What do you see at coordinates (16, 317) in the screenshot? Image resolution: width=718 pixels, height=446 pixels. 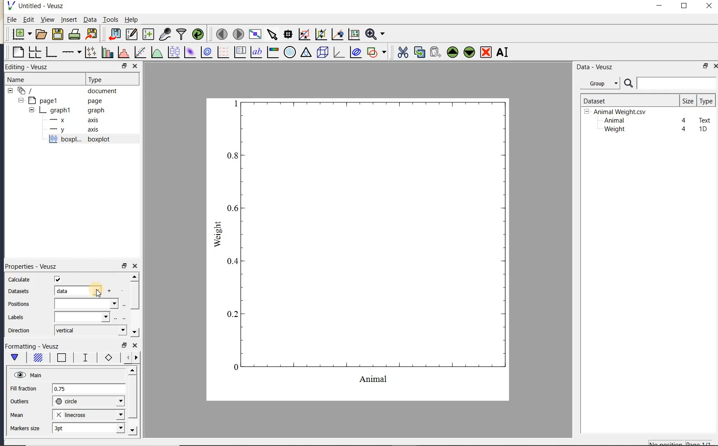 I see `Labels` at bounding box center [16, 317].